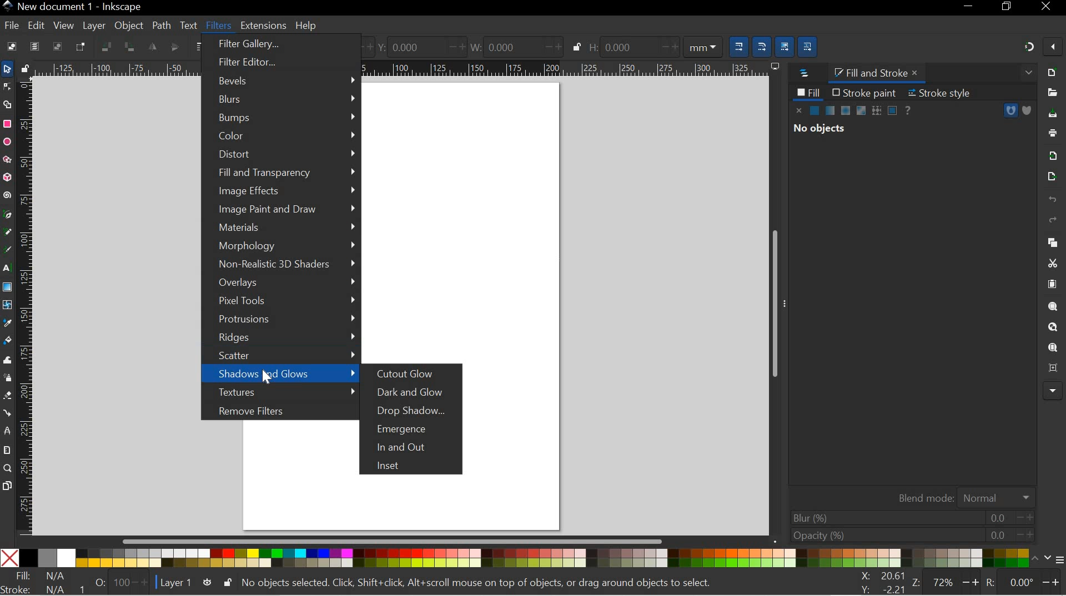  Describe the element at coordinates (104, 45) in the screenshot. I see `OBJECT ROTATE 90 WW` at that location.